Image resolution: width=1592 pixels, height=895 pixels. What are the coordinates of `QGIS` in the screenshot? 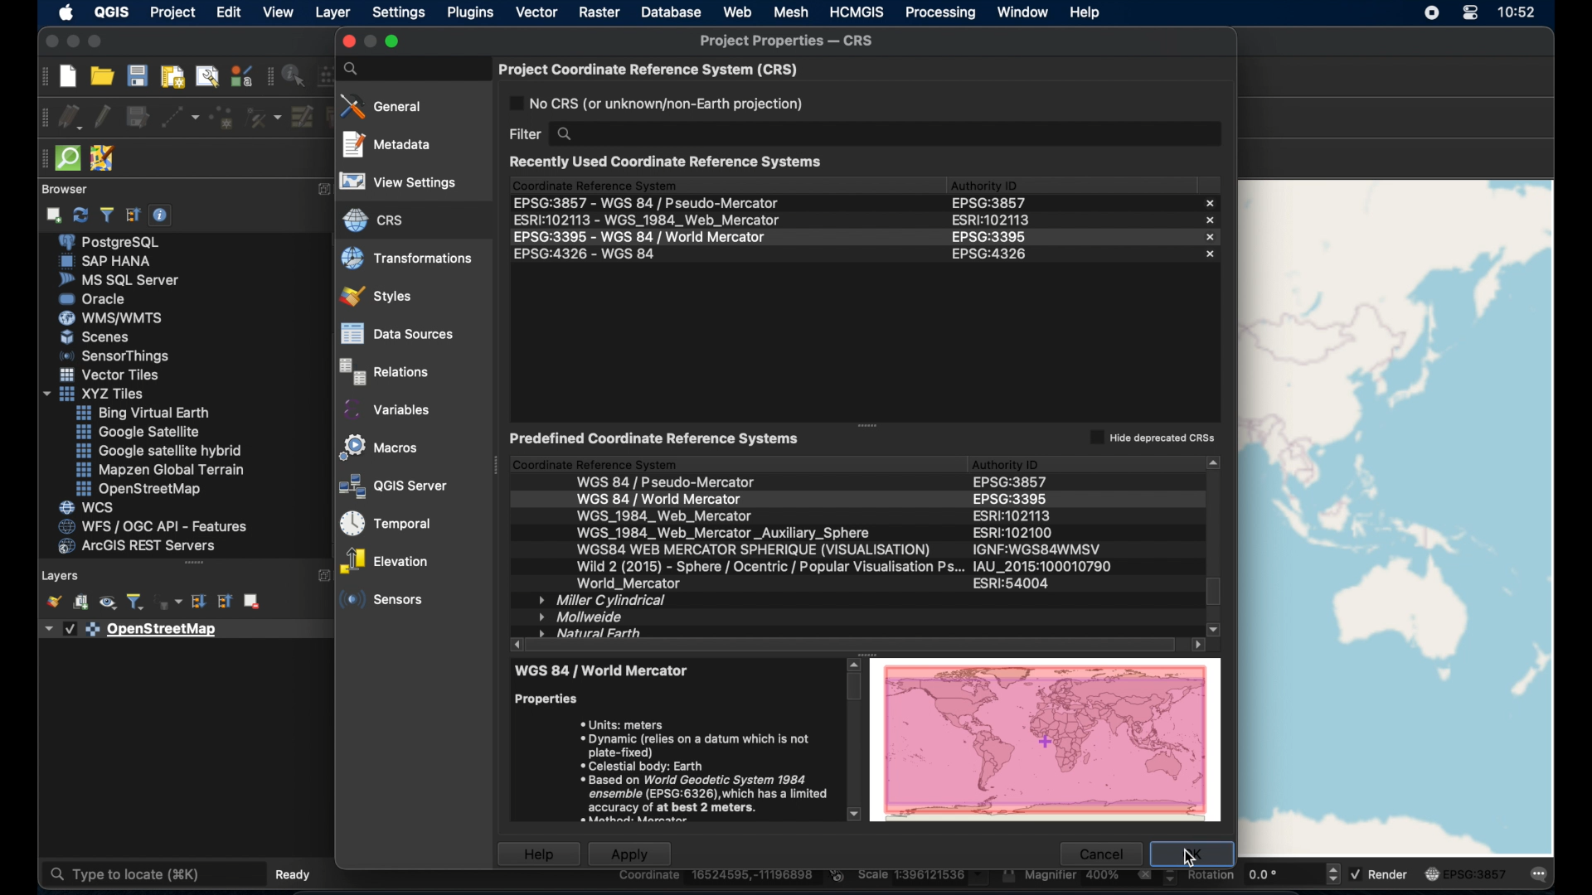 It's located at (114, 12).